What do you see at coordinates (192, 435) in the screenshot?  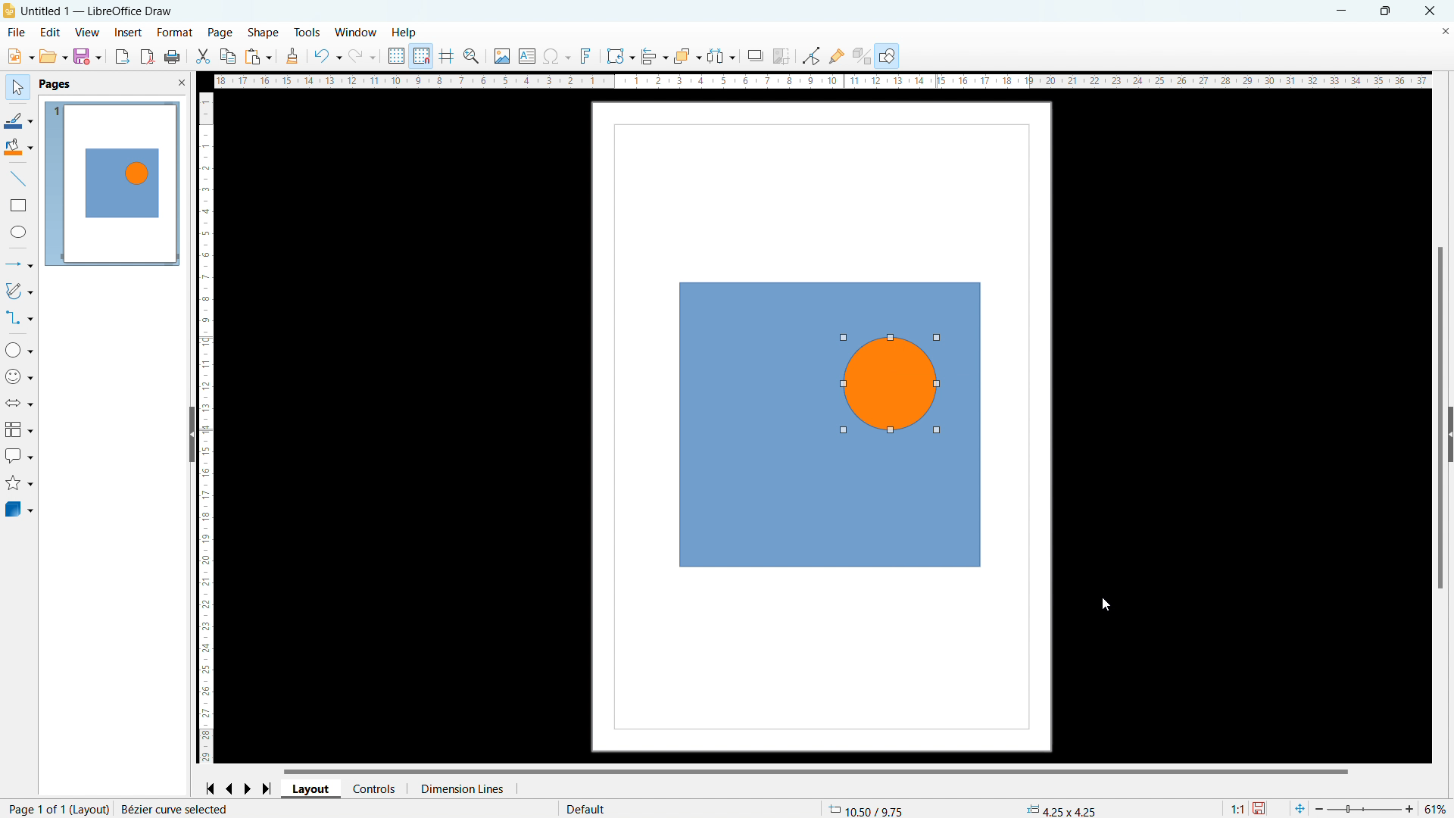 I see `hide pane` at bounding box center [192, 435].